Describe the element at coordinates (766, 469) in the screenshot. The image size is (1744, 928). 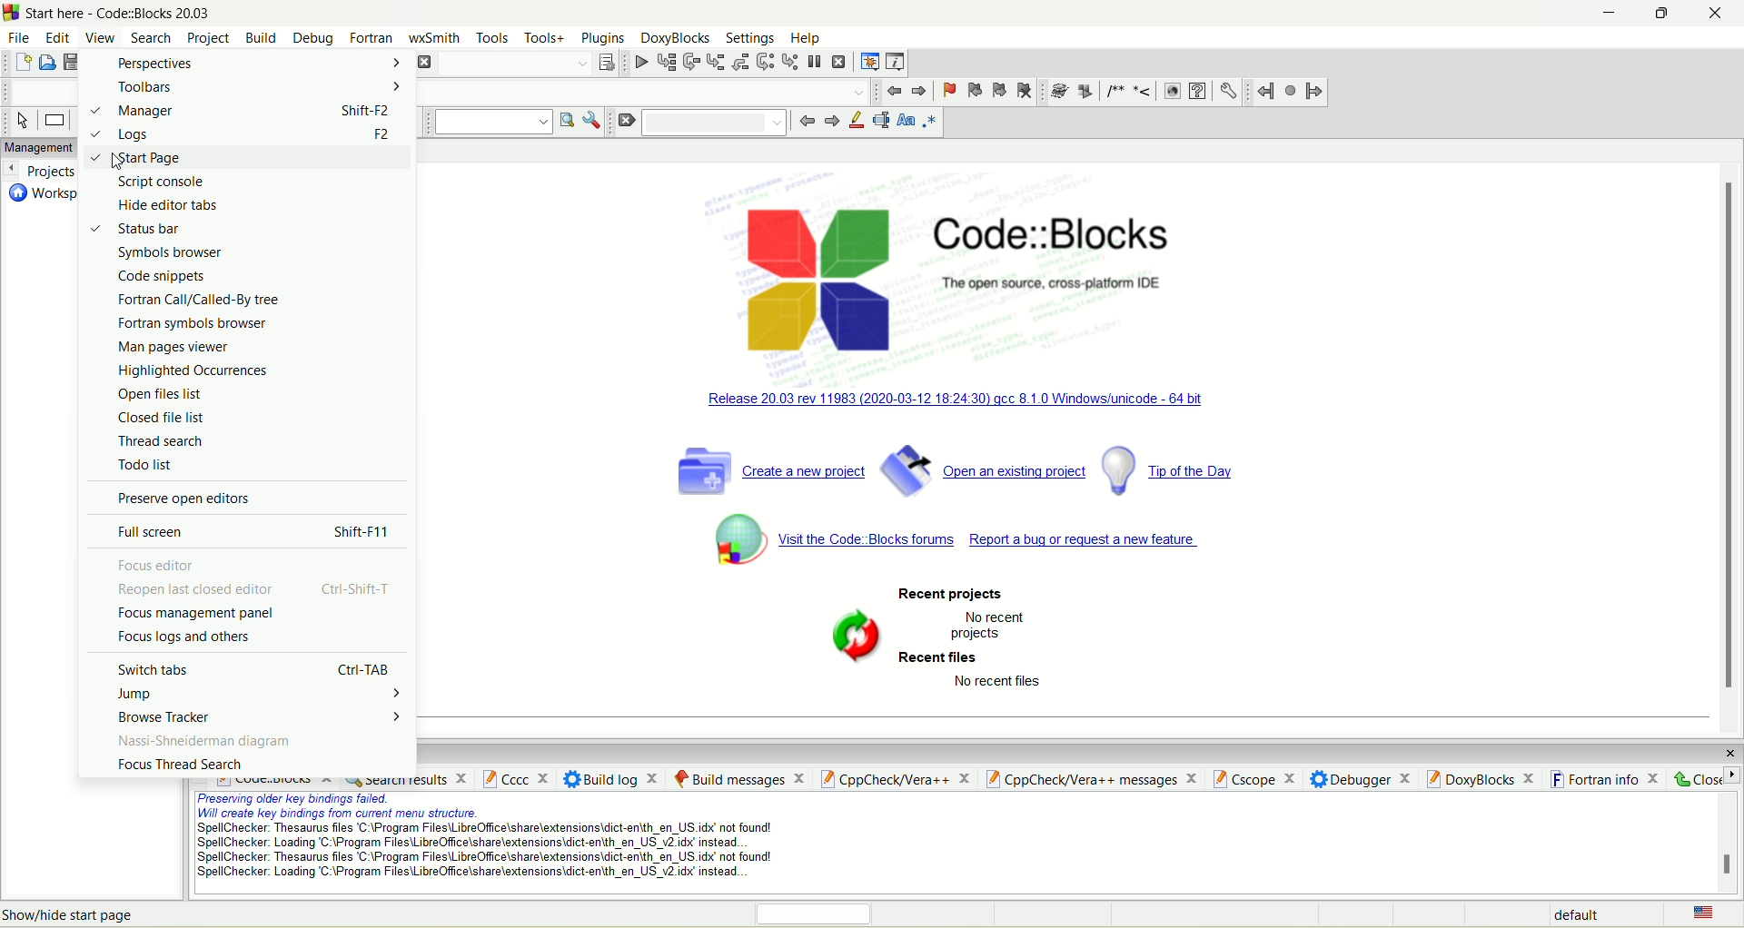
I see `create a new project` at that location.